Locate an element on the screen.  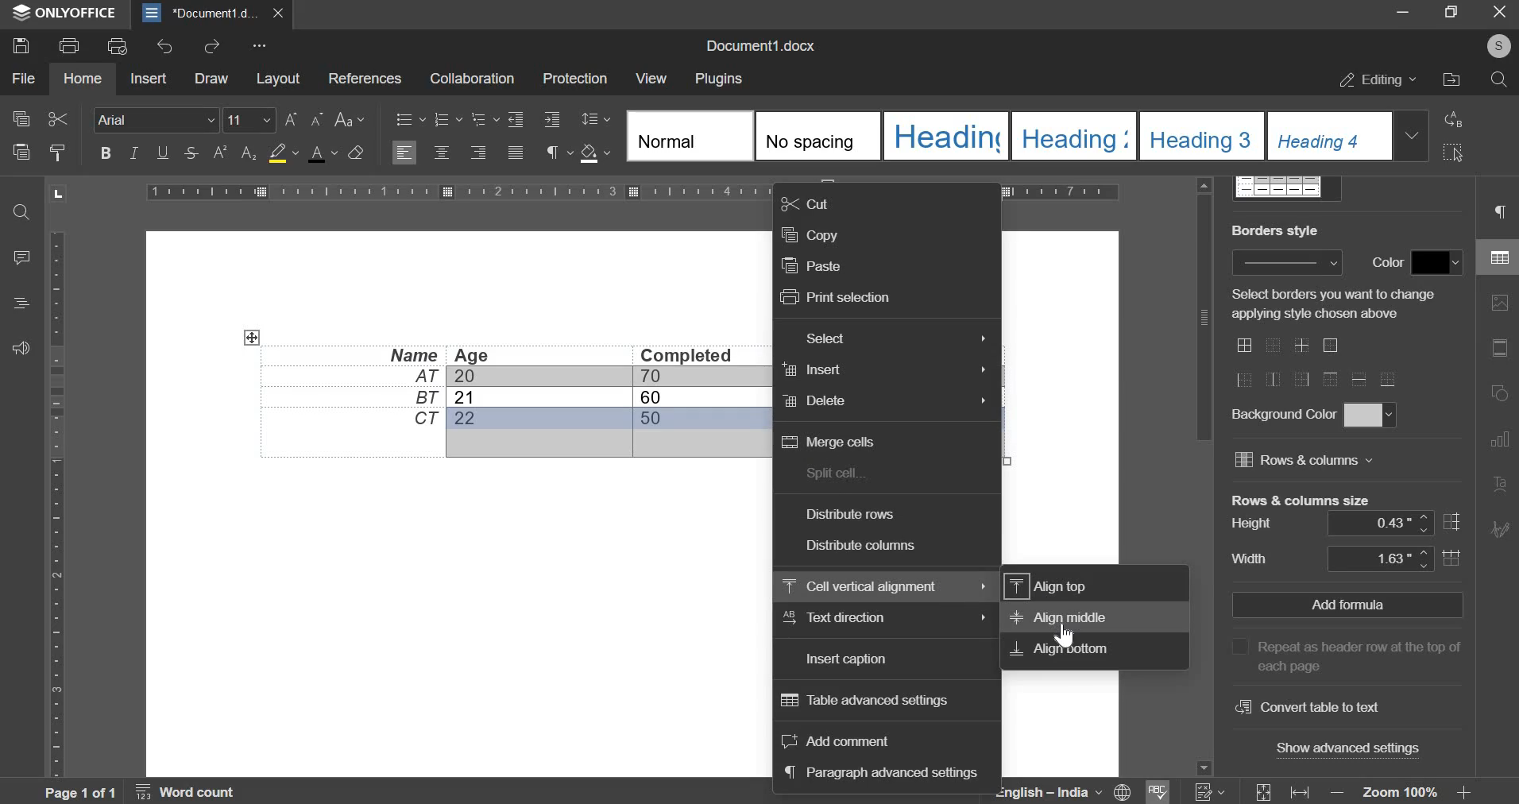
left align is located at coordinates (404, 153).